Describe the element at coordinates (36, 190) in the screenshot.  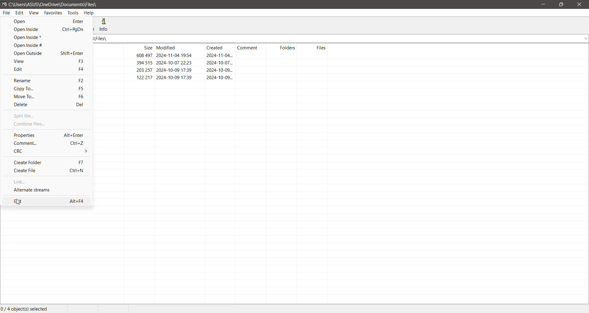
I see `Alternate Streams` at that location.